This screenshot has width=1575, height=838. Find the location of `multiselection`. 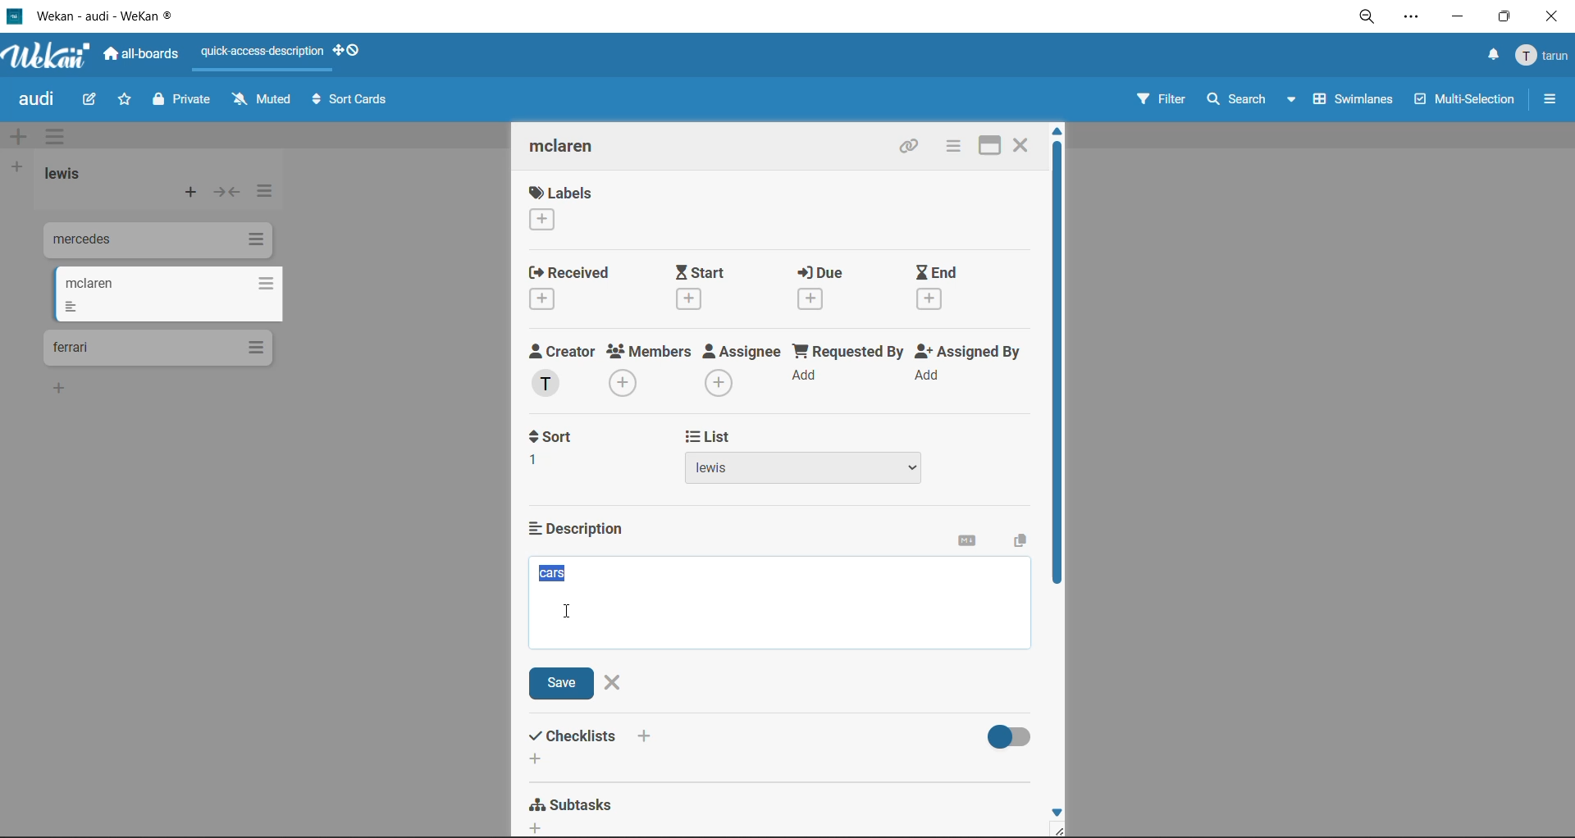

multiselection is located at coordinates (1462, 101).